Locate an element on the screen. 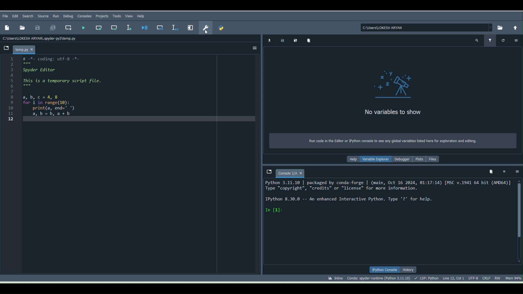 The height and width of the screenshot is (294, 523). Help is located at coordinates (352, 159).